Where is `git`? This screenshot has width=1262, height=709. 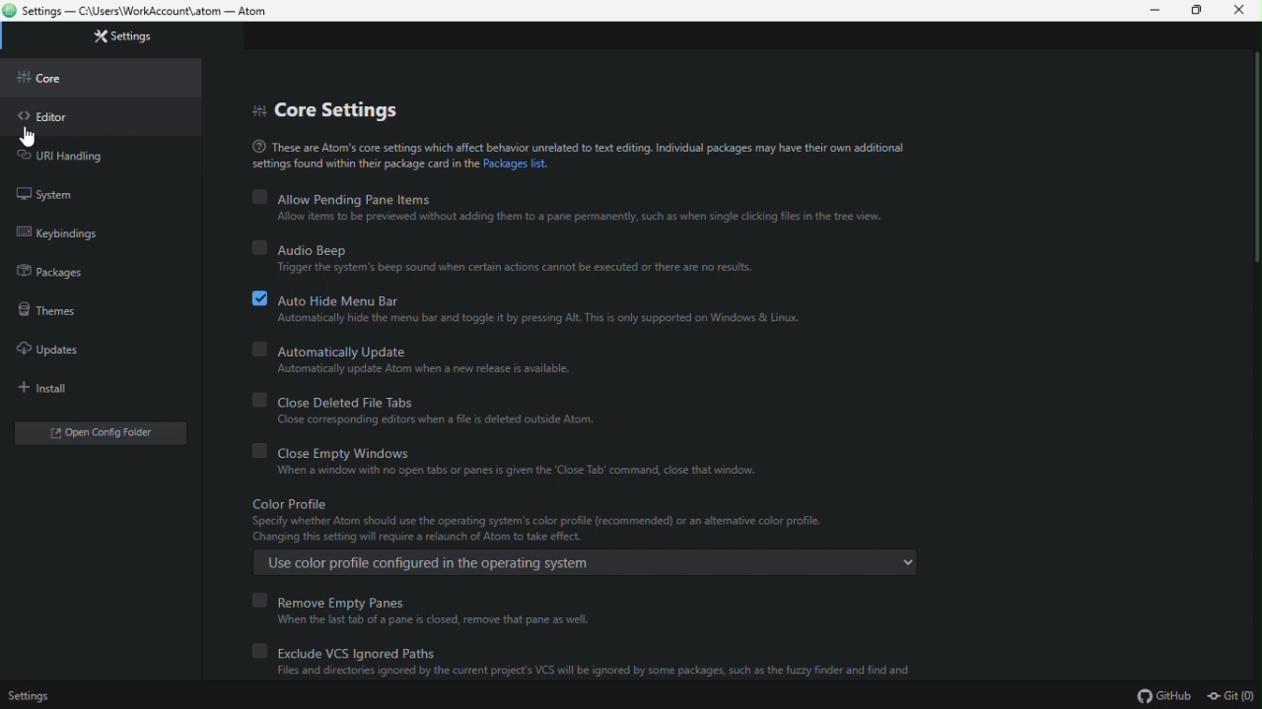
git is located at coordinates (1232, 698).